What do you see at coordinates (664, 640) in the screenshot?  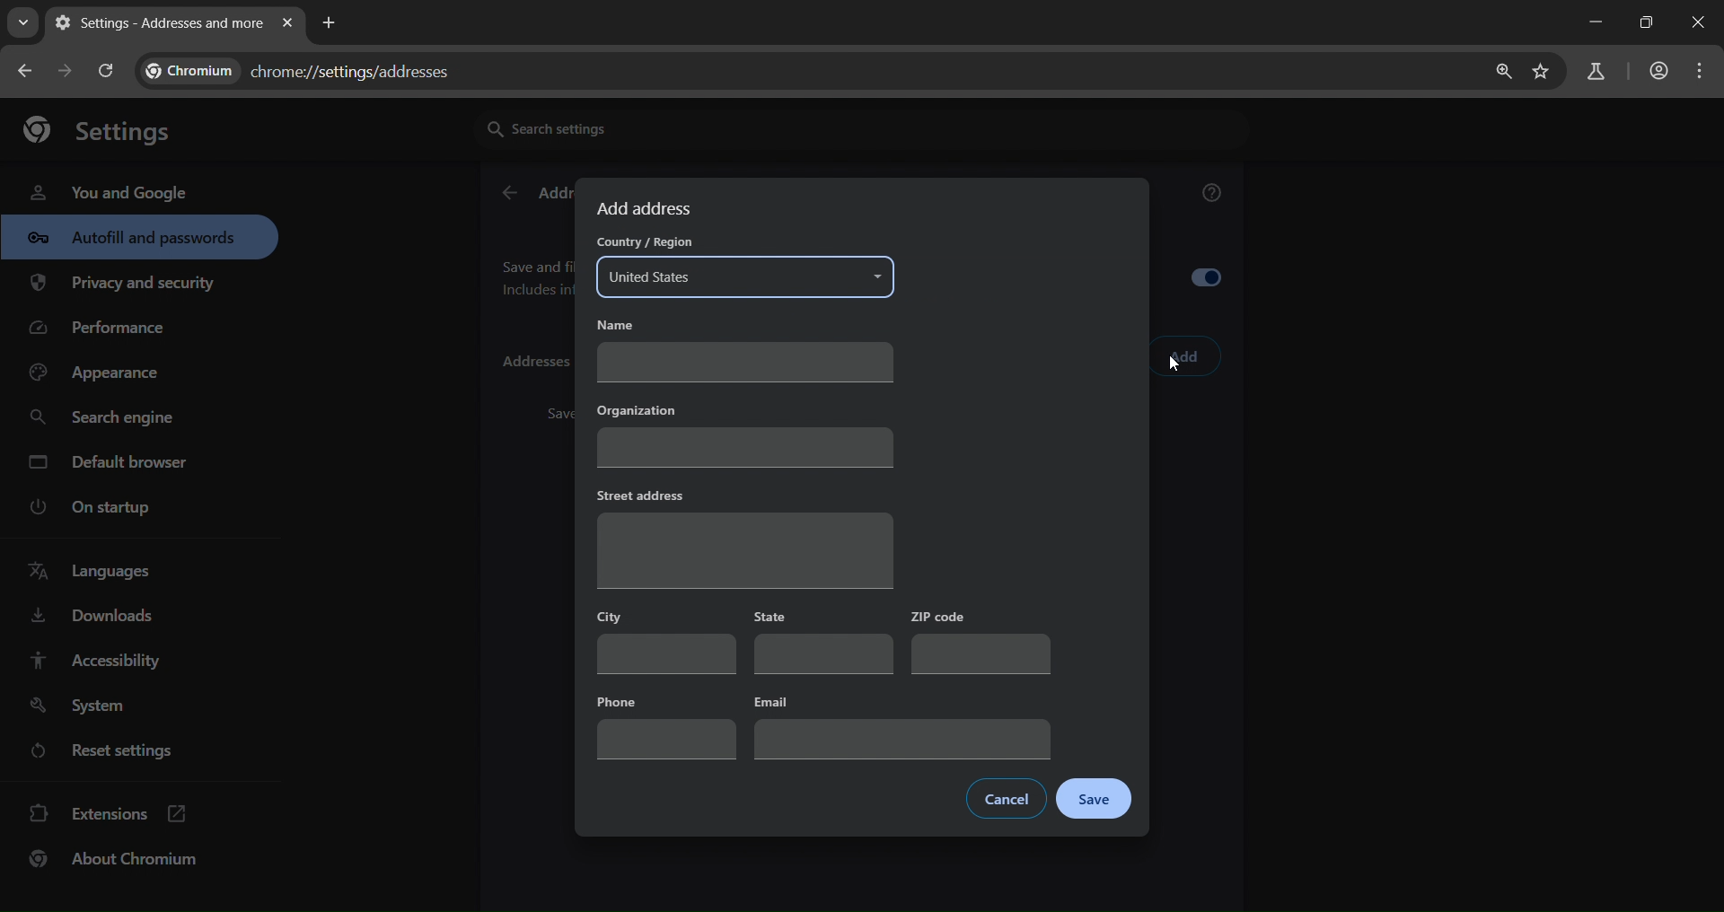 I see `city` at bounding box center [664, 640].